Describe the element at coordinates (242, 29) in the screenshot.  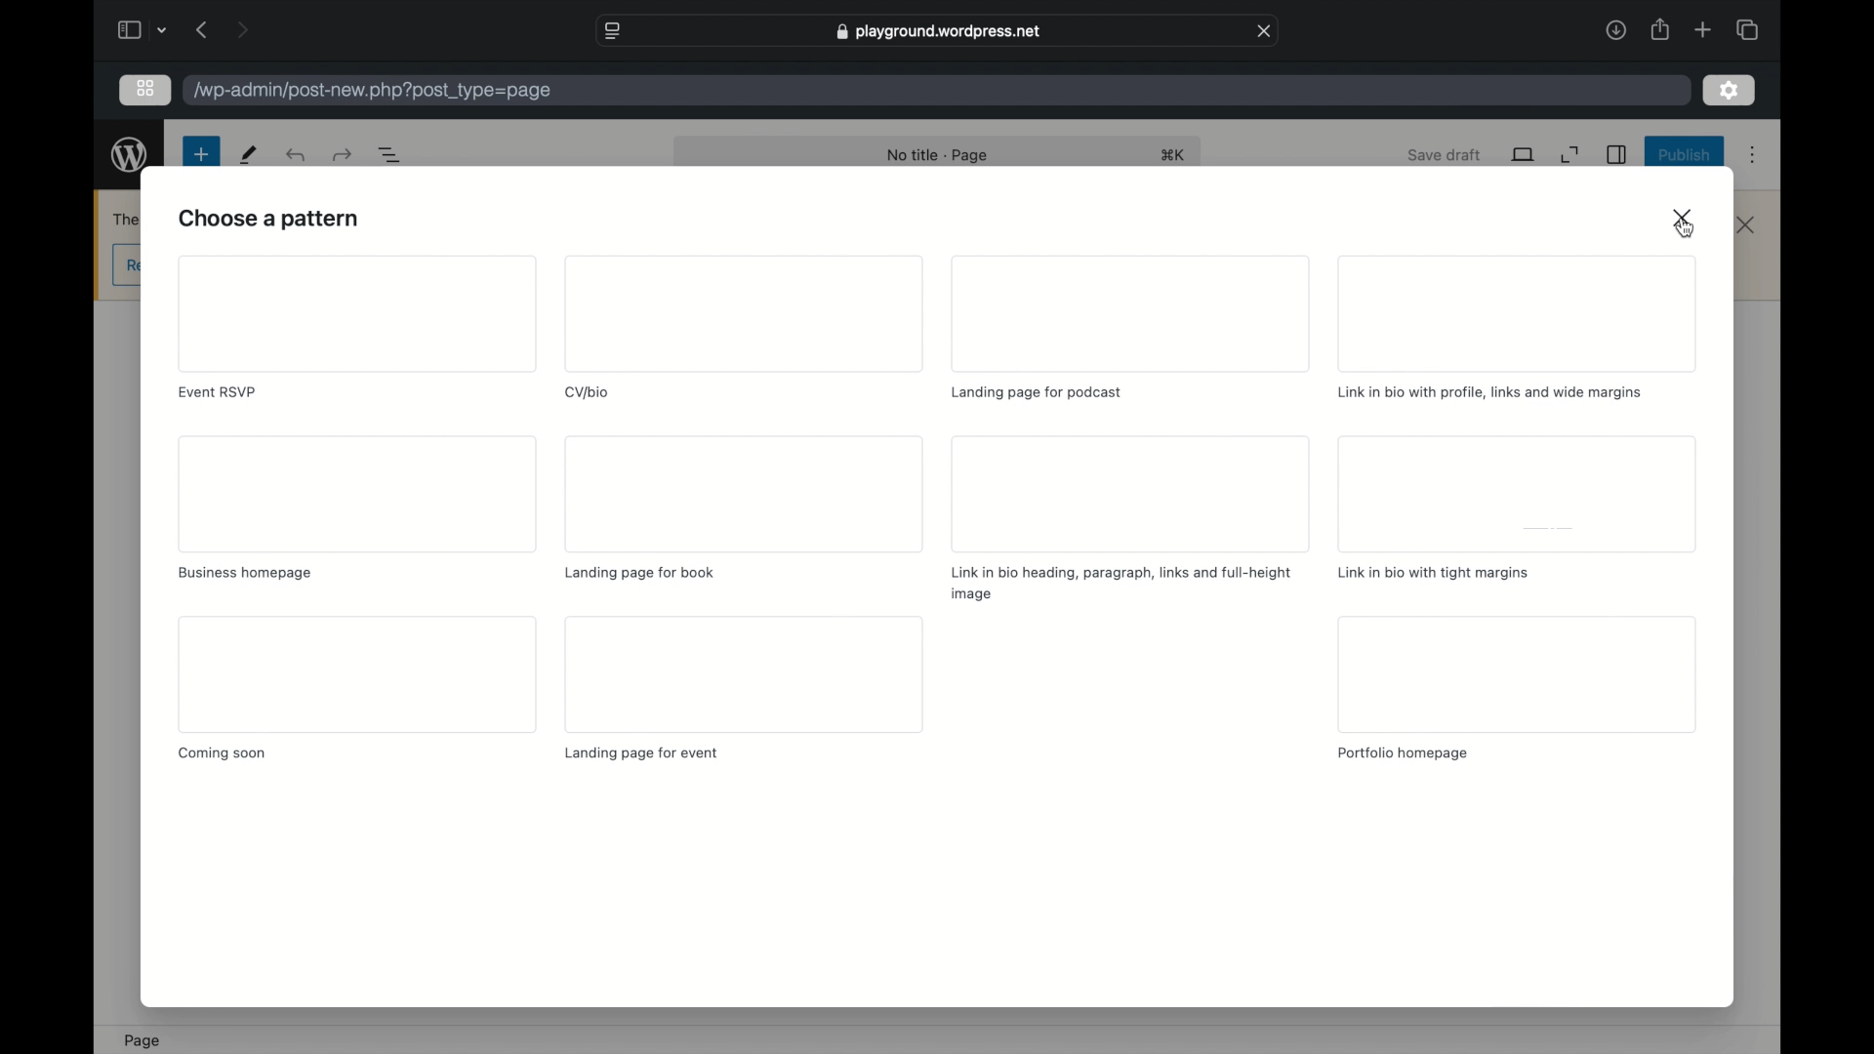
I see `next page` at that location.